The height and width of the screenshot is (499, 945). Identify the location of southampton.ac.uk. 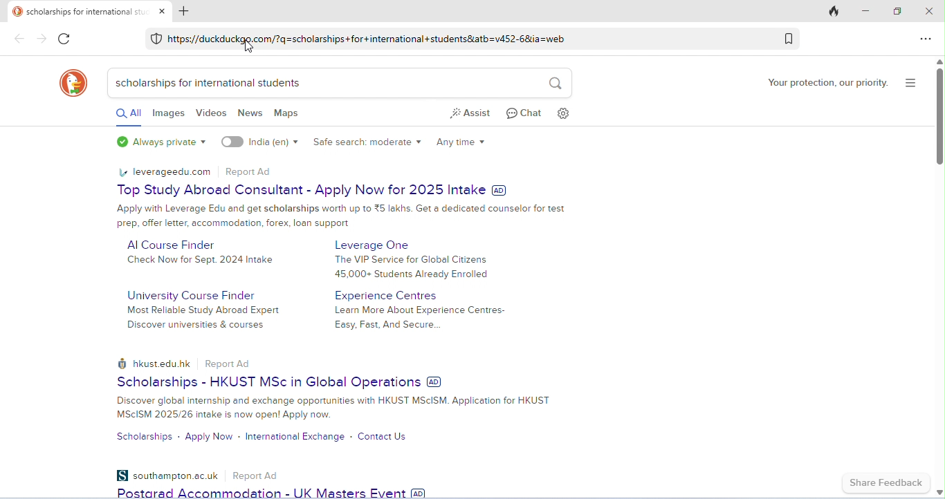
(167, 474).